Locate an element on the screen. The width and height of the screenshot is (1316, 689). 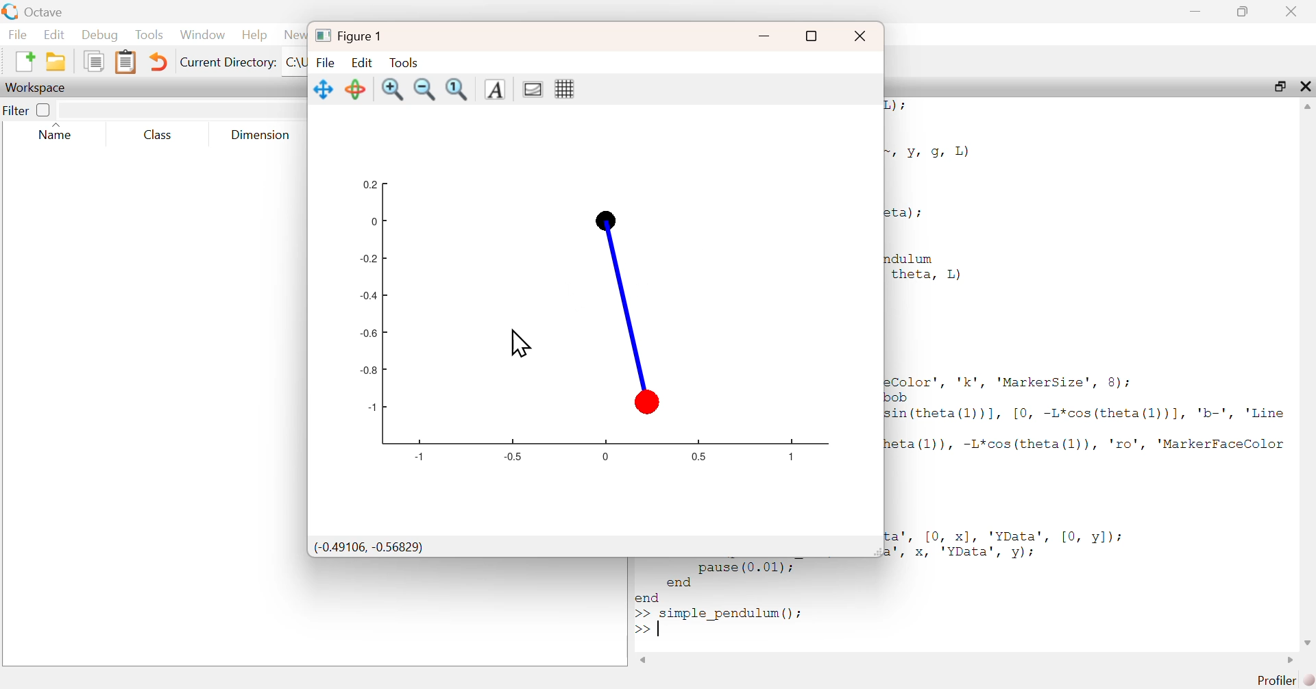
Automatic limits is located at coordinates (458, 89).